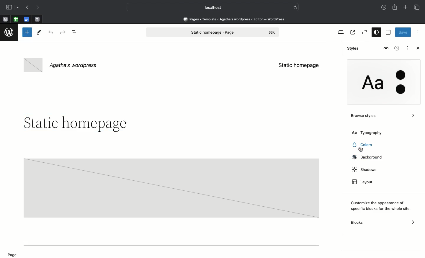 The height and width of the screenshot is (258, 425). Describe the element at coordinates (171, 187) in the screenshot. I see `Block` at that location.